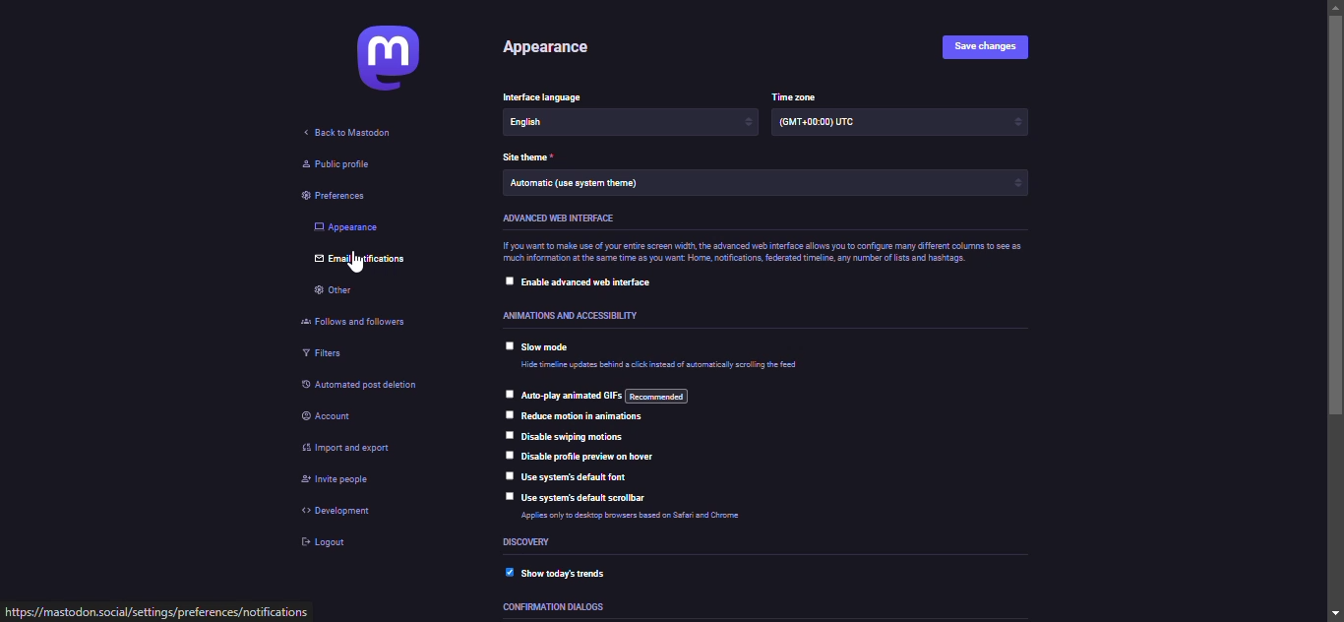 This screenshot has height=622, width=1344. Describe the element at coordinates (377, 387) in the screenshot. I see `automated post deletion` at that location.